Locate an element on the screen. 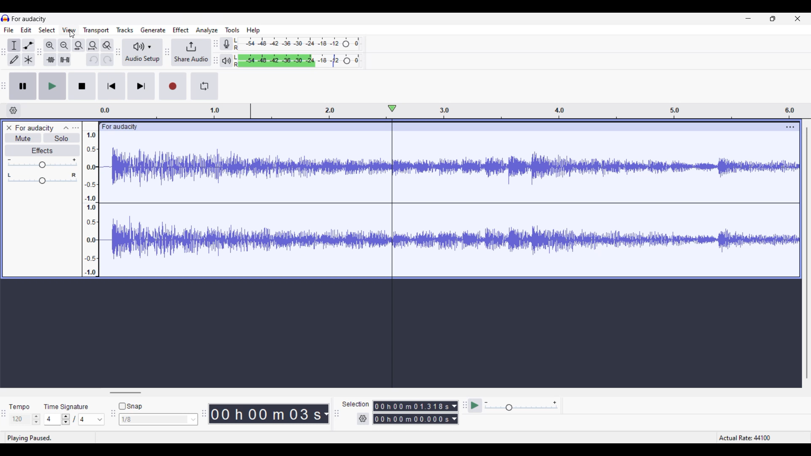  Software name is located at coordinates (29, 19).